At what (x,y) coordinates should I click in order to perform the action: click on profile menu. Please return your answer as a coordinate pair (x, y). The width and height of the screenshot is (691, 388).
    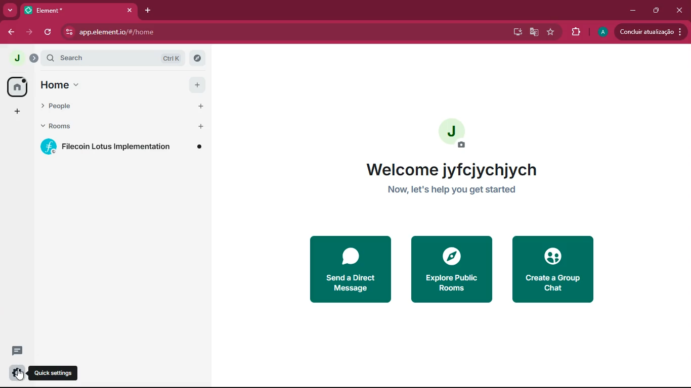
    Looking at the image, I should click on (34, 58).